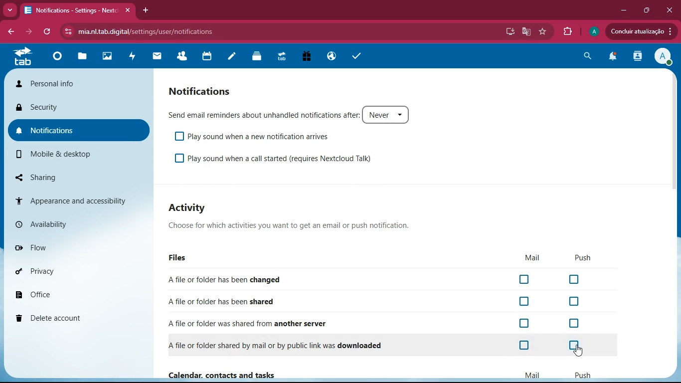 This screenshot has height=383, width=681. Describe the element at coordinates (19, 56) in the screenshot. I see `tab` at that location.